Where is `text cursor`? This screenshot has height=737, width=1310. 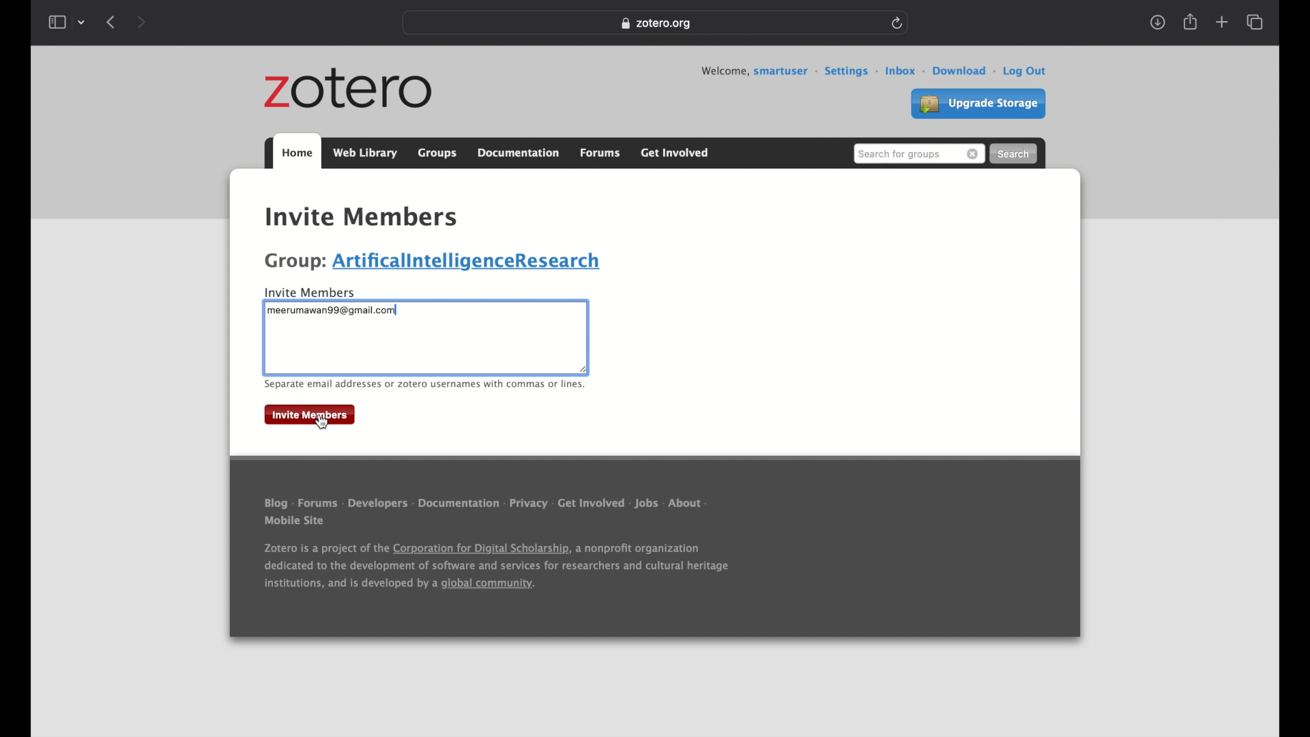 text cursor is located at coordinates (271, 310).